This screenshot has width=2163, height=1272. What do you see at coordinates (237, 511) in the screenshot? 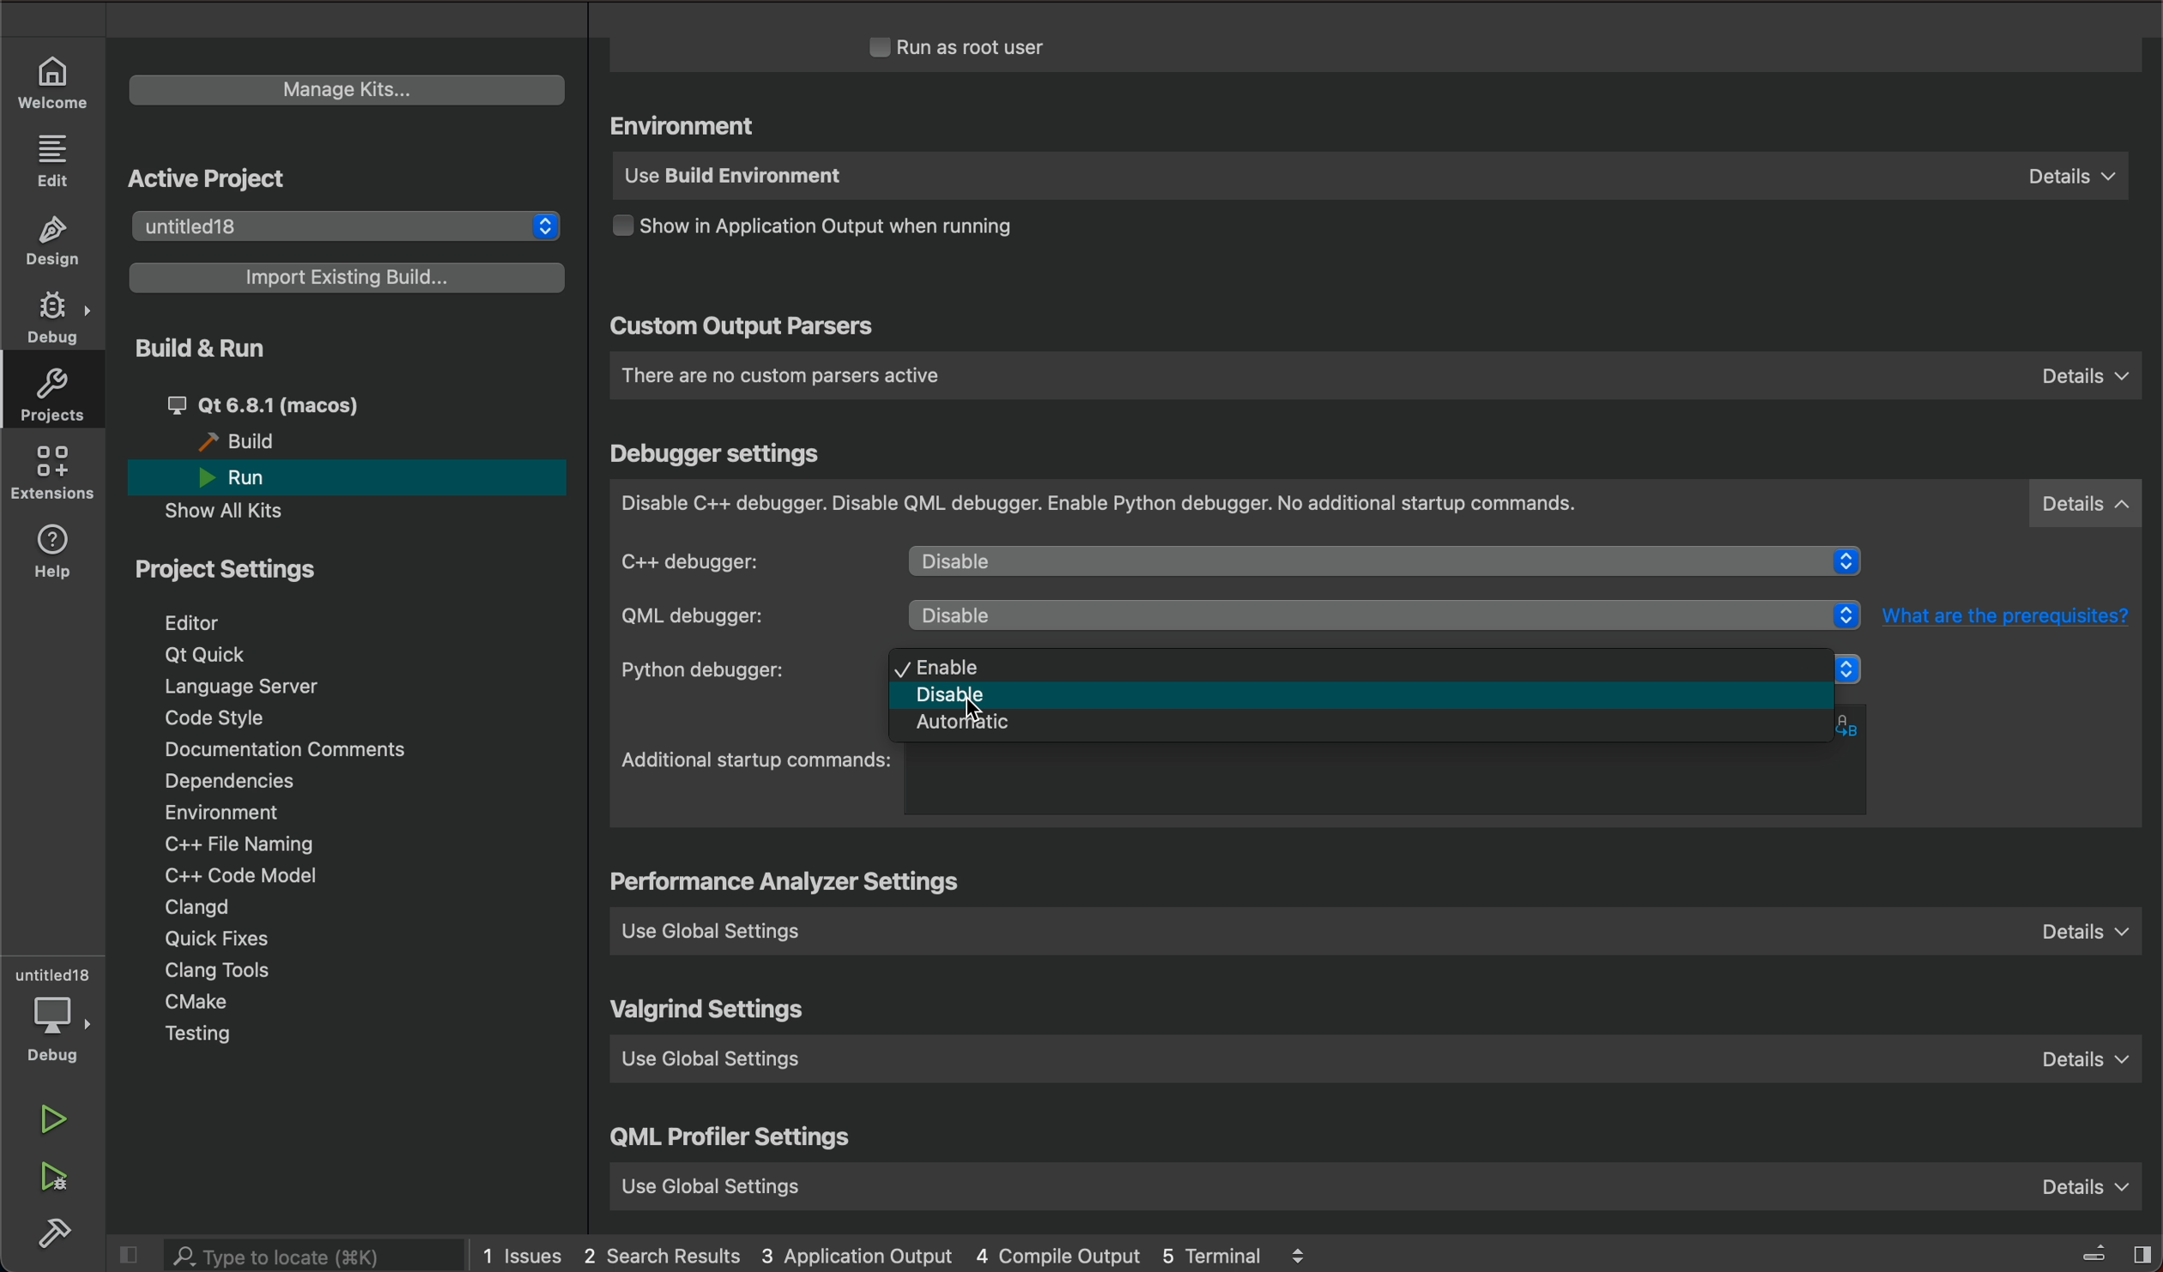
I see `show all` at bounding box center [237, 511].